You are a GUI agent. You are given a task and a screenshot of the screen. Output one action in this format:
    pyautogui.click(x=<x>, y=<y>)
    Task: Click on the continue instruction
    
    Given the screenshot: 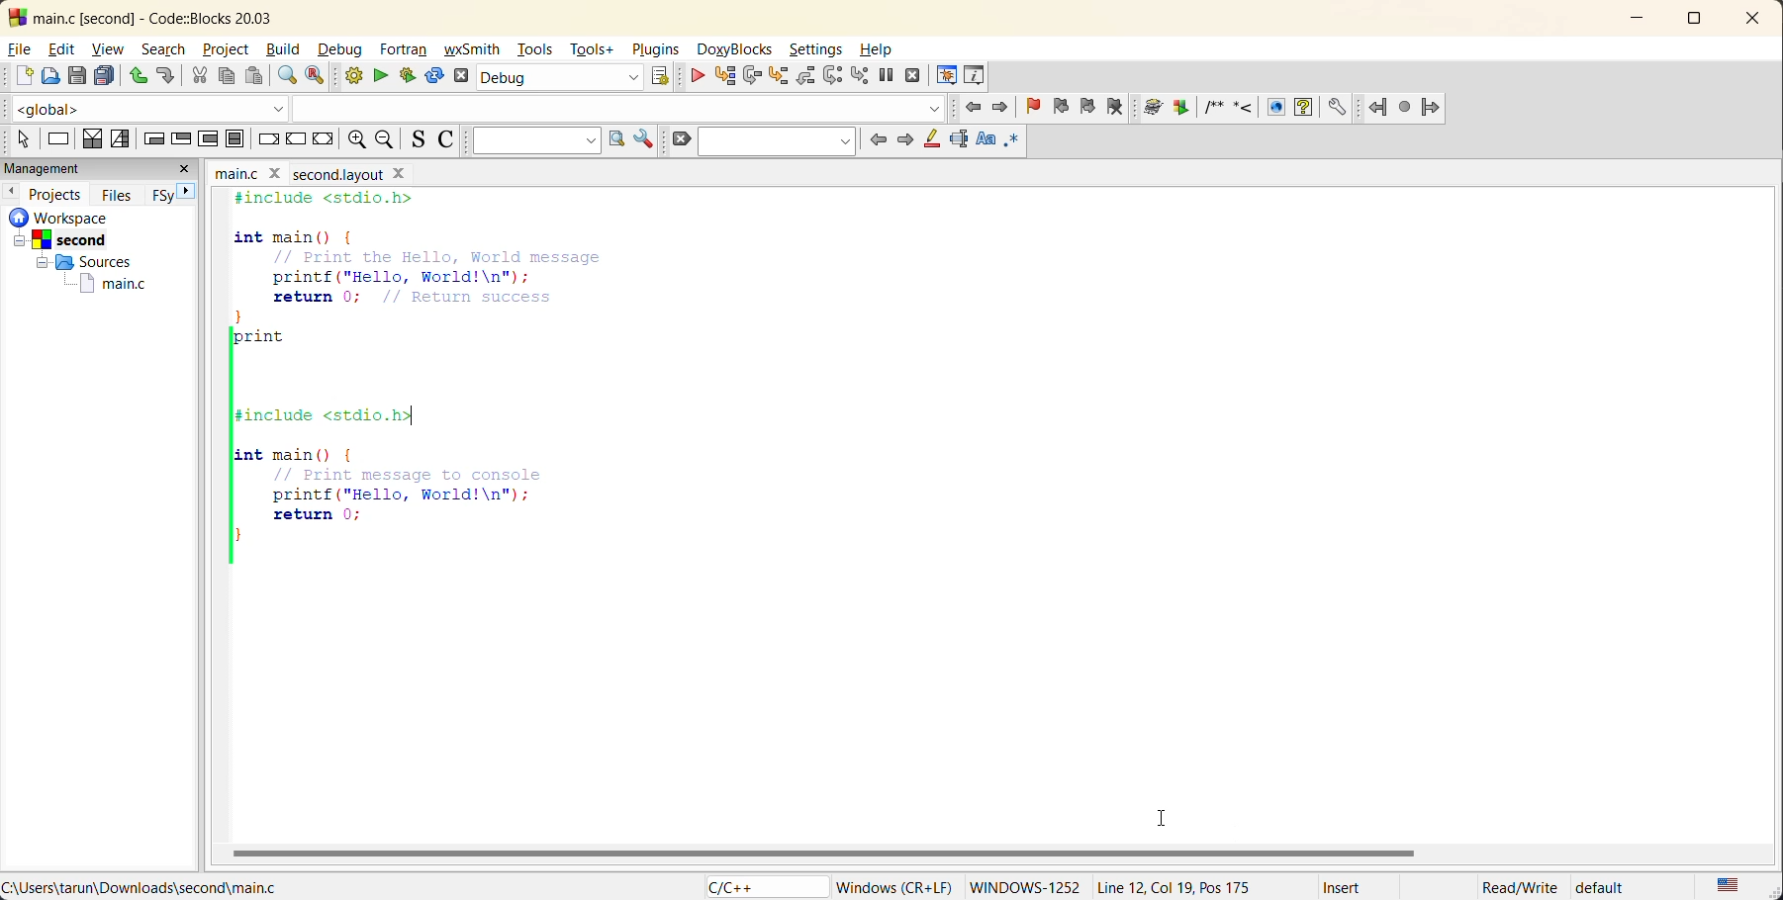 What is the action you would take?
    pyautogui.click(x=299, y=140)
    